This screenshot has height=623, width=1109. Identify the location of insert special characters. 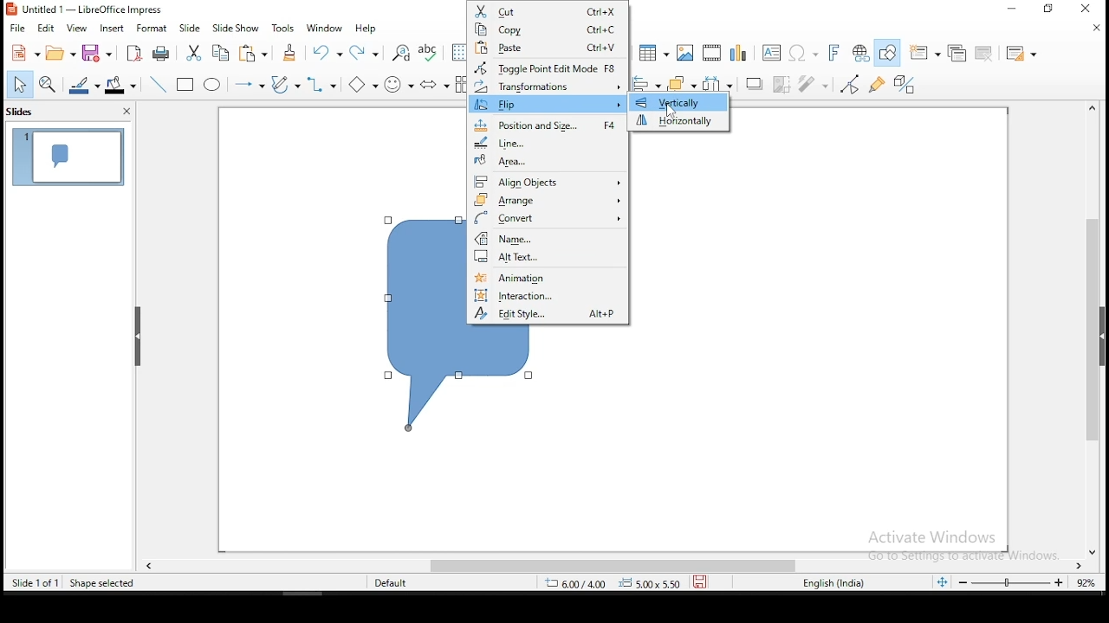
(803, 52).